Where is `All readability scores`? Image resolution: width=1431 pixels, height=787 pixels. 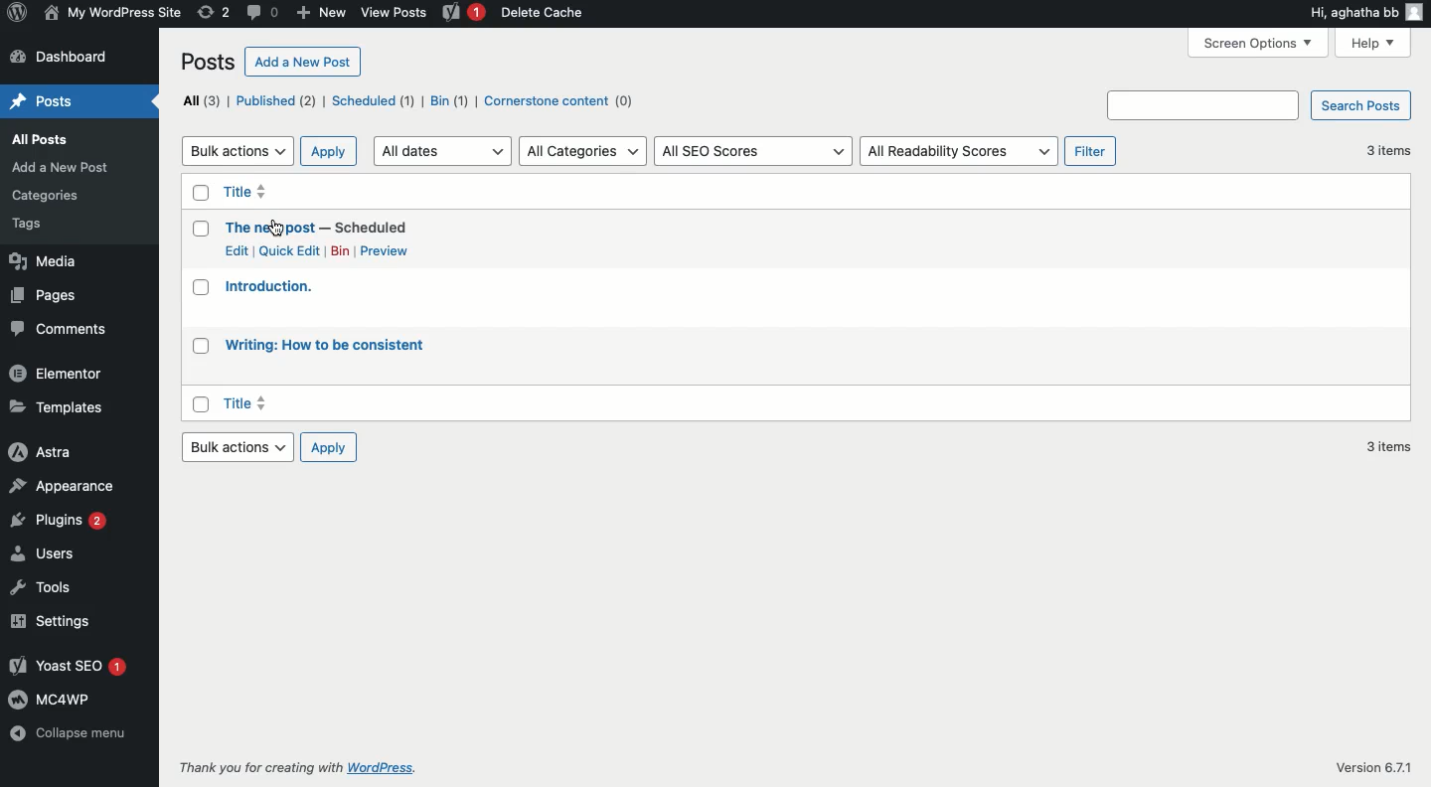
All readability scores is located at coordinates (959, 151).